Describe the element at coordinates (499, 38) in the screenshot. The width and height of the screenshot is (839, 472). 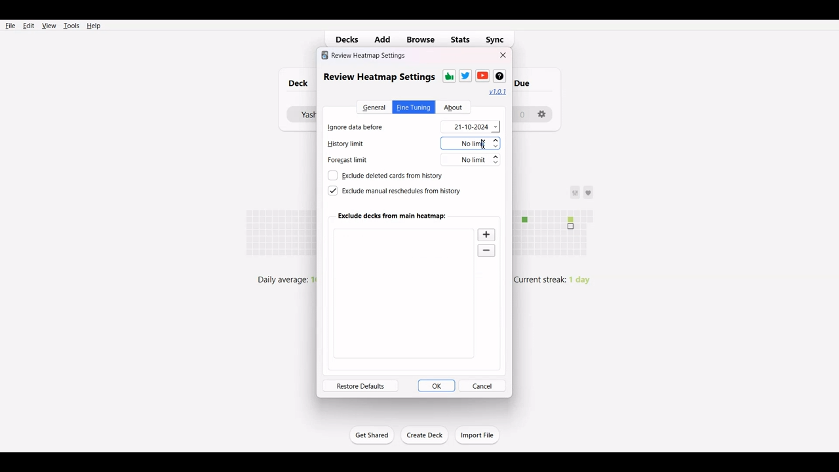
I see `Sync` at that location.